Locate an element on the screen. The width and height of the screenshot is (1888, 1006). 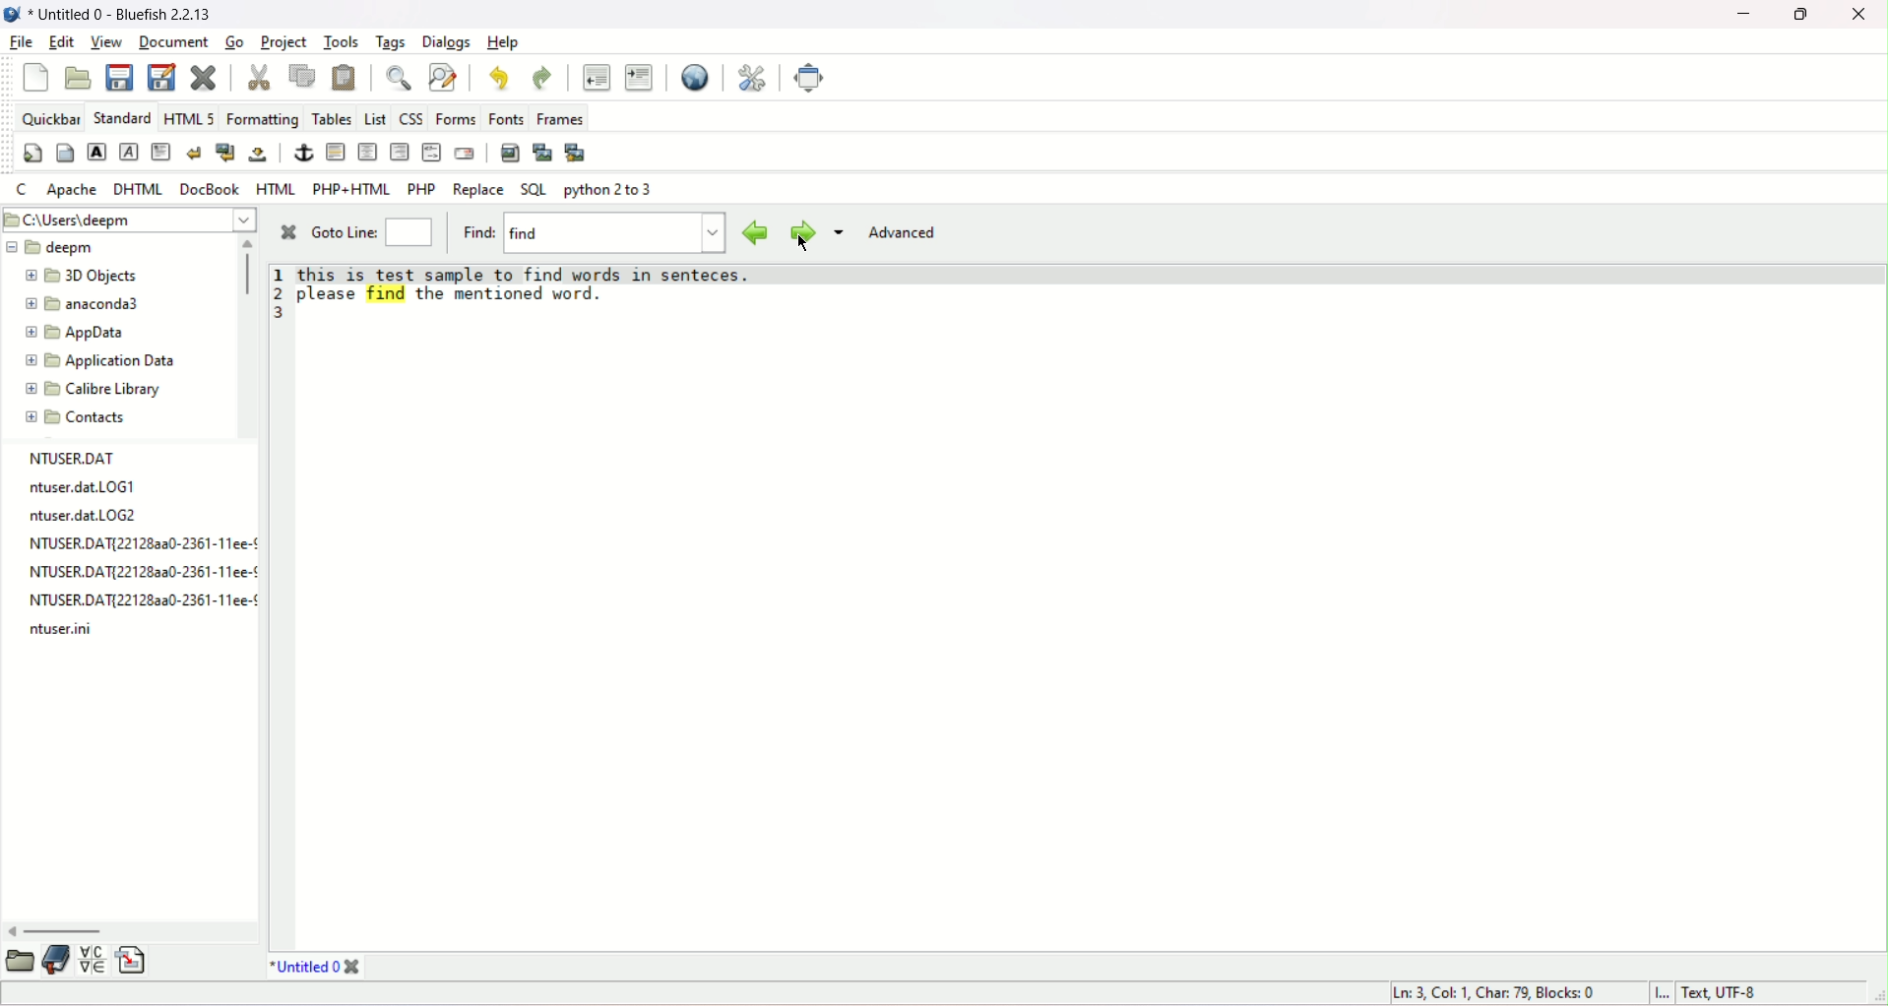
save current file is located at coordinates (117, 76).